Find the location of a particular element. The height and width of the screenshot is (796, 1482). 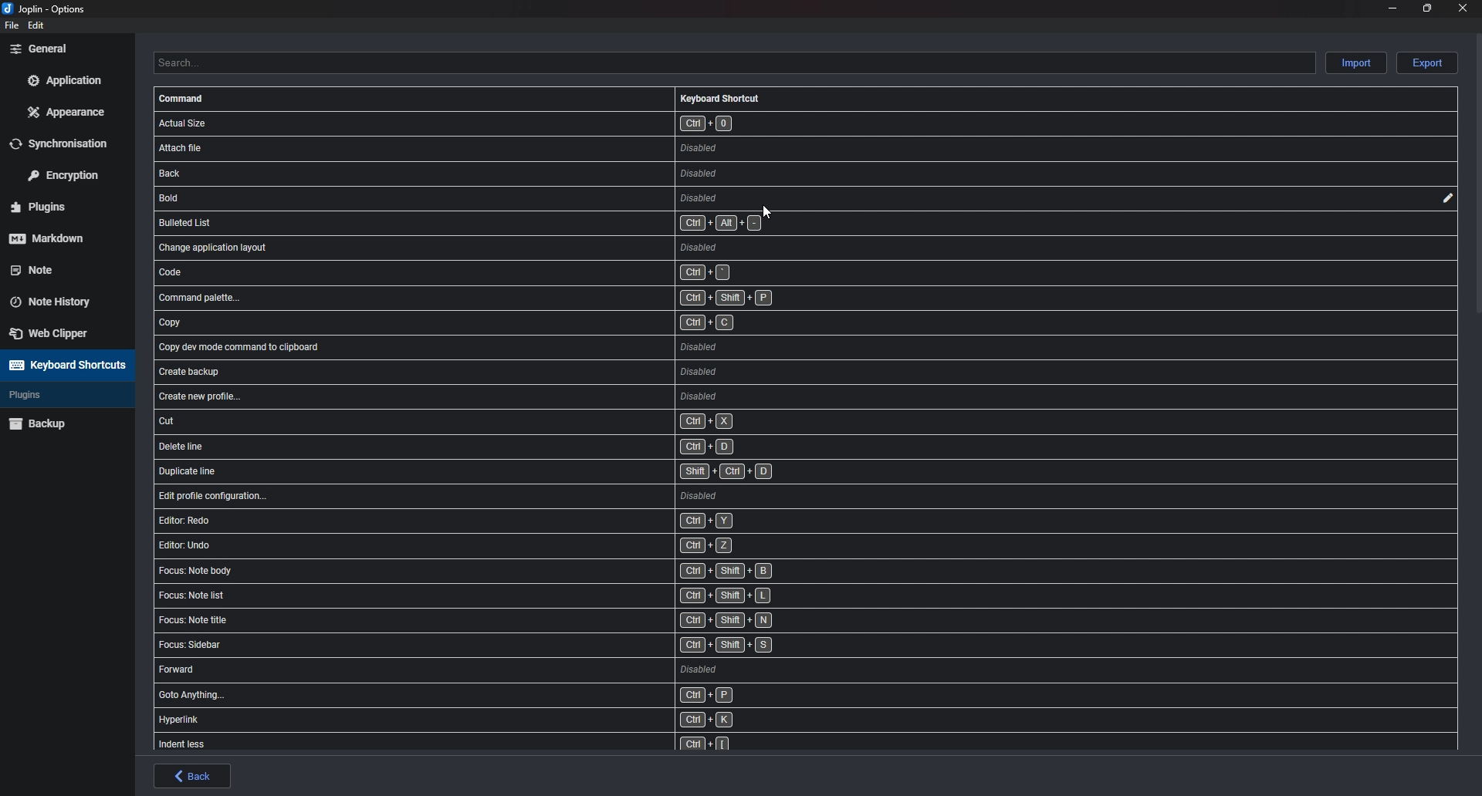

shortcut is located at coordinates (478, 198).